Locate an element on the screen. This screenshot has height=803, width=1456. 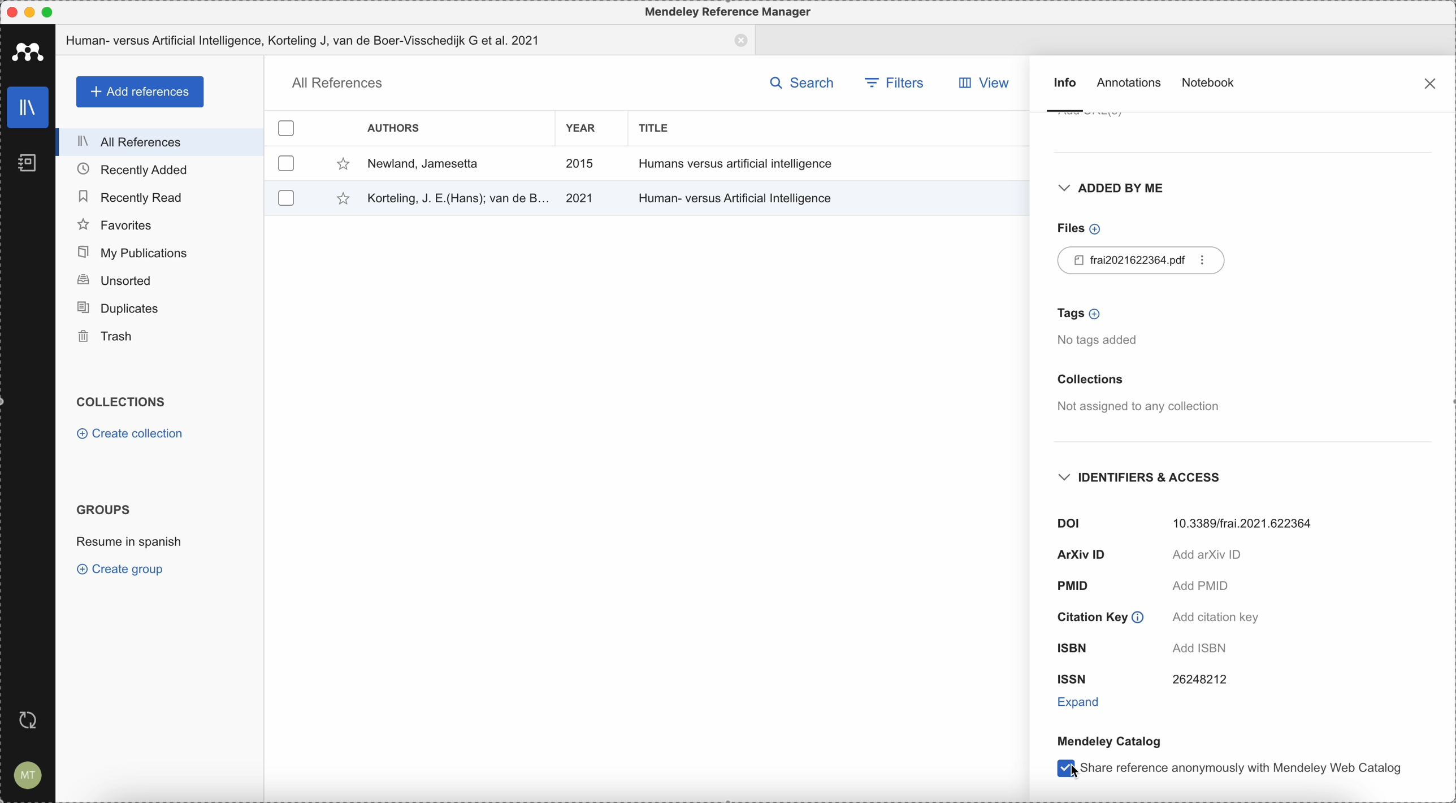
notebooks is located at coordinates (23, 160).